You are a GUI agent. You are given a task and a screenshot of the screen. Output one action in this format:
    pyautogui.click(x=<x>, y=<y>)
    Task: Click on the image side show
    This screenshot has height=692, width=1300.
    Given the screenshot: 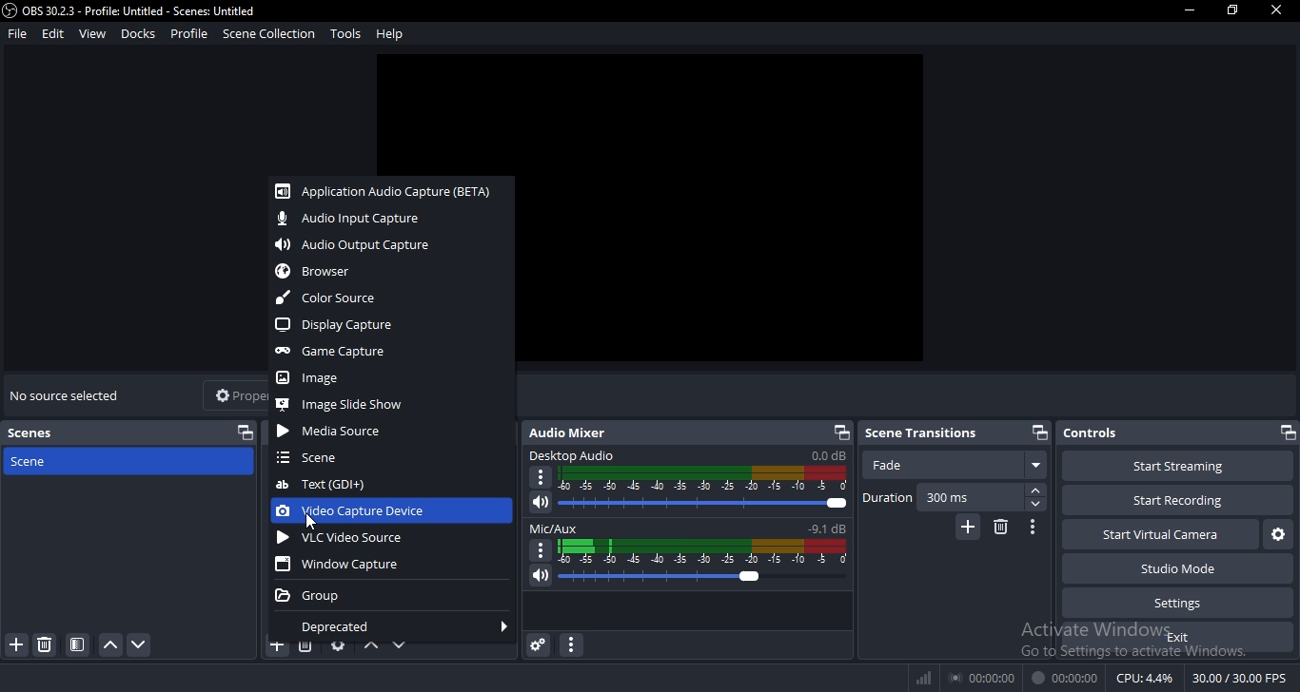 What is the action you would take?
    pyautogui.click(x=353, y=404)
    